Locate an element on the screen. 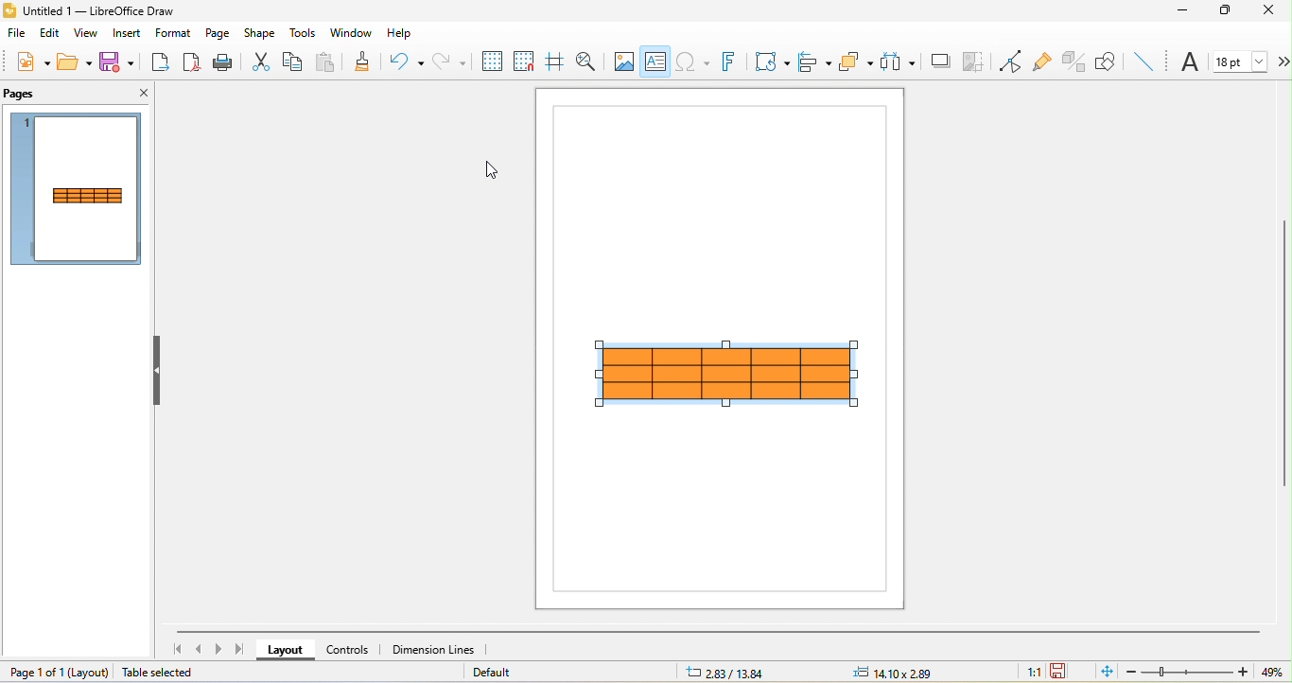 This screenshot has height=683, width=1292. view is located at coordinates (85, 34).